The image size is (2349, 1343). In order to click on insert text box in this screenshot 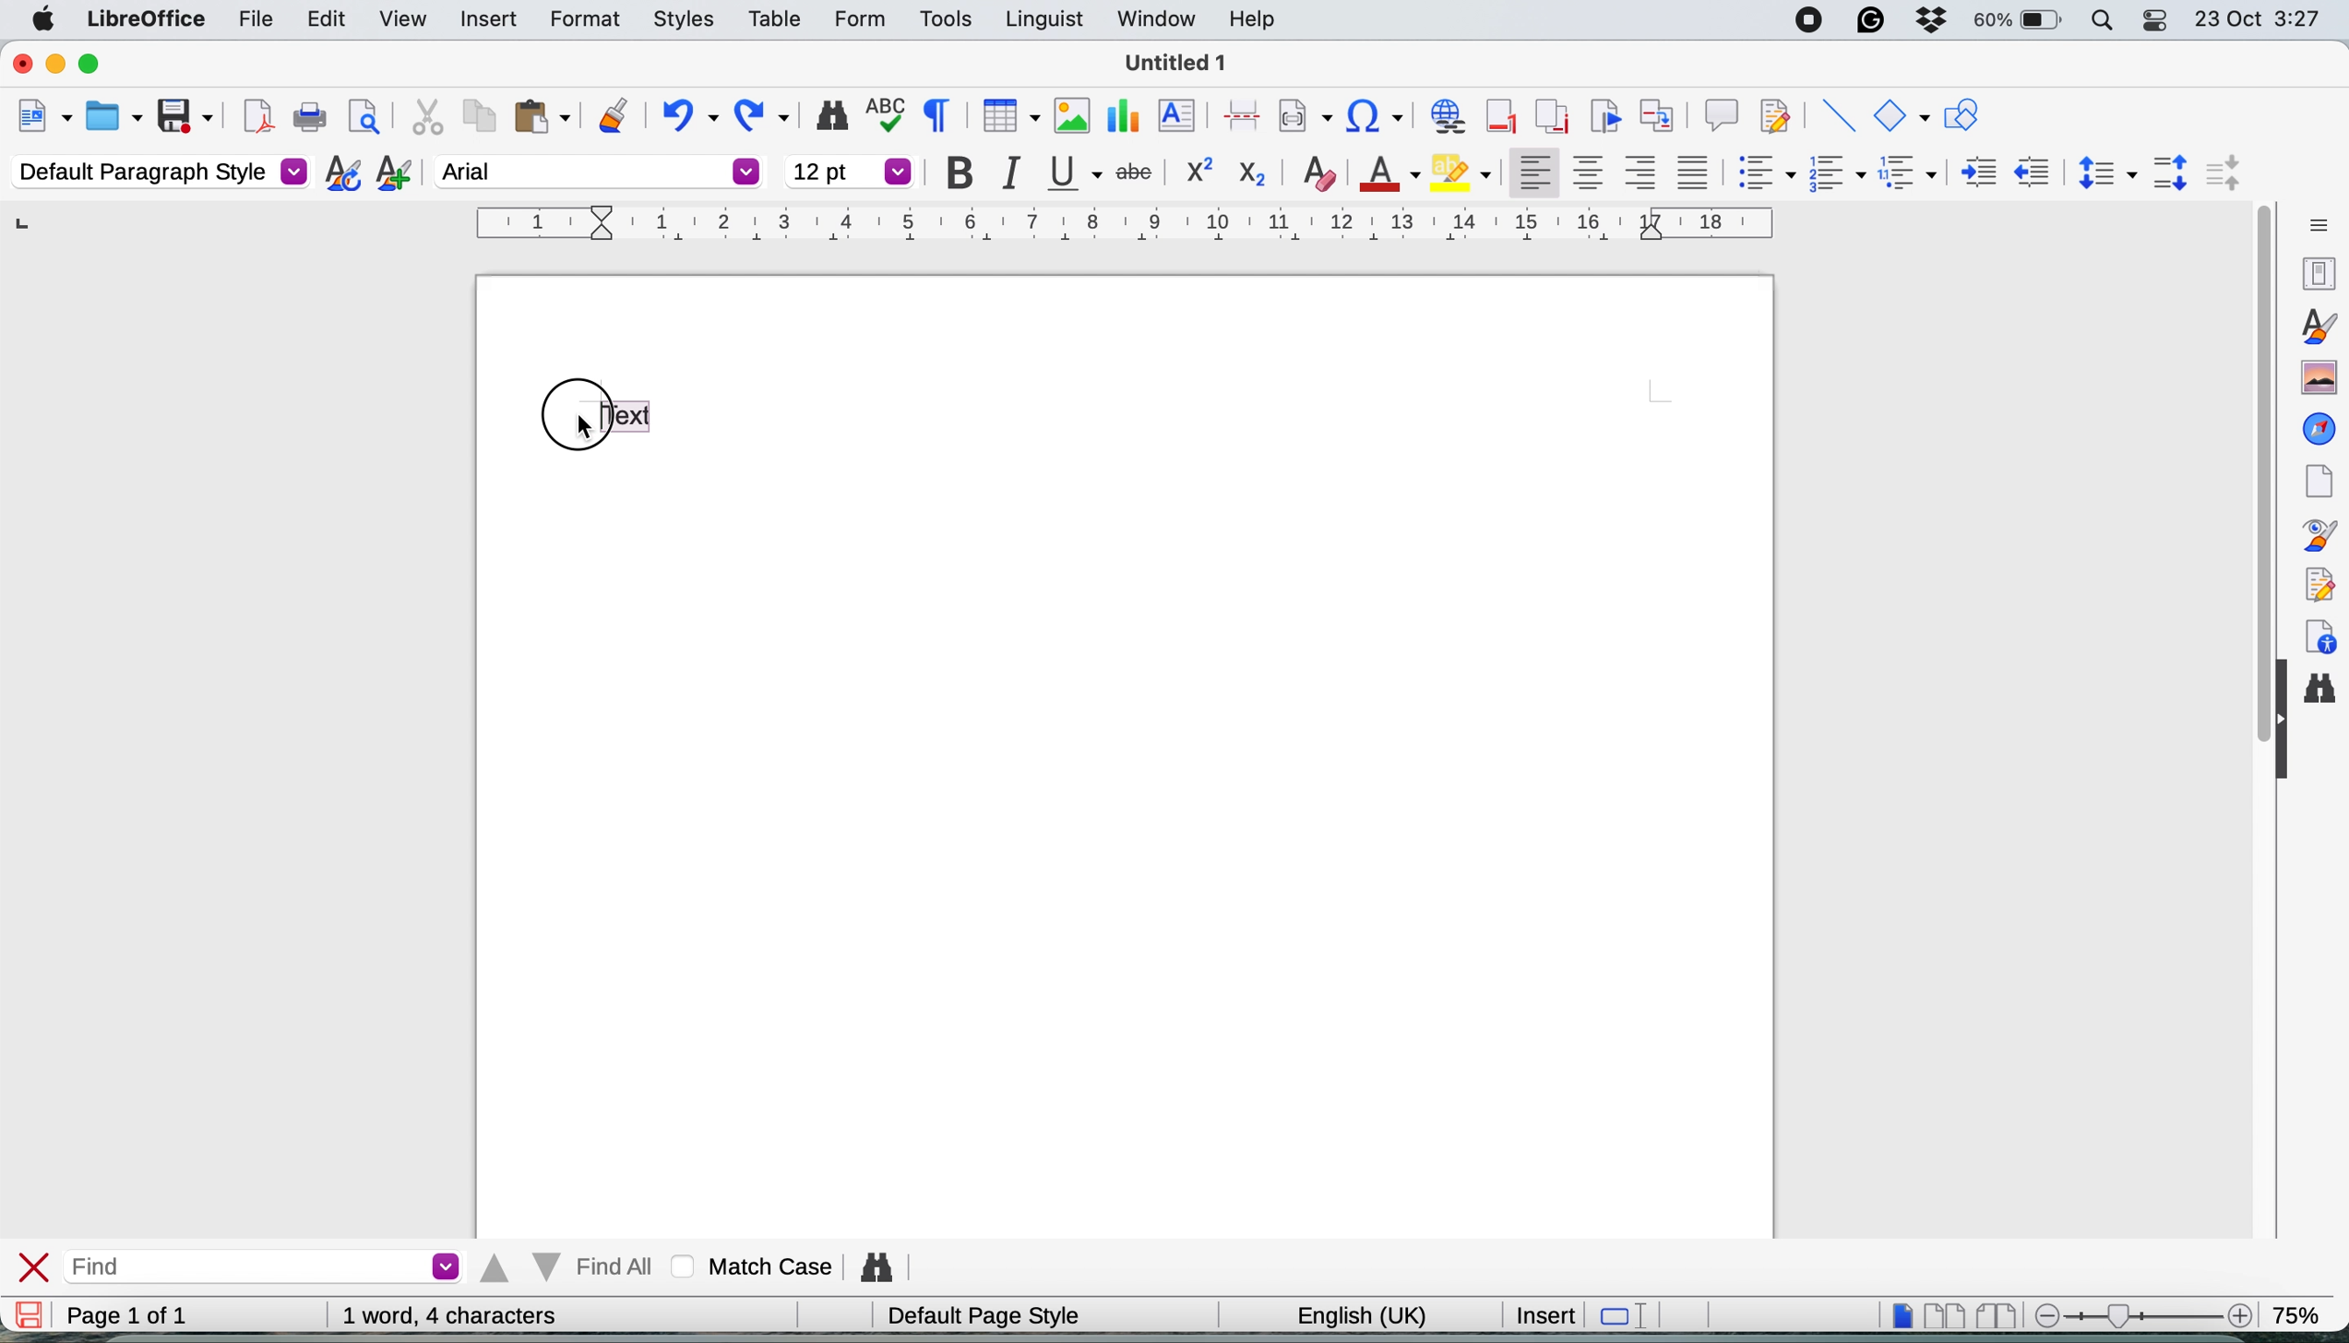, I will do `click(1180, 117)`.